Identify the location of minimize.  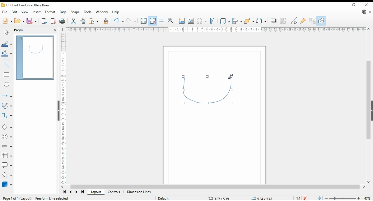
(341, 4).